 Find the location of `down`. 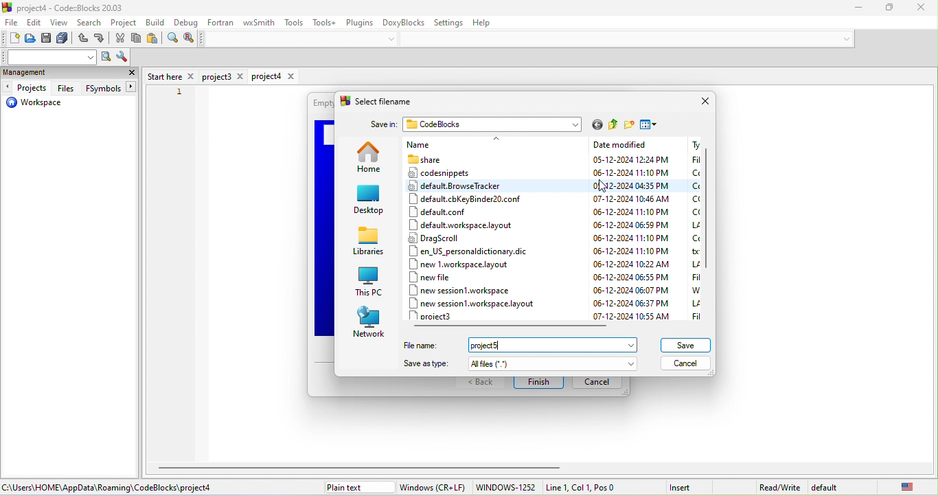

down is located at coordinates (843, 38).